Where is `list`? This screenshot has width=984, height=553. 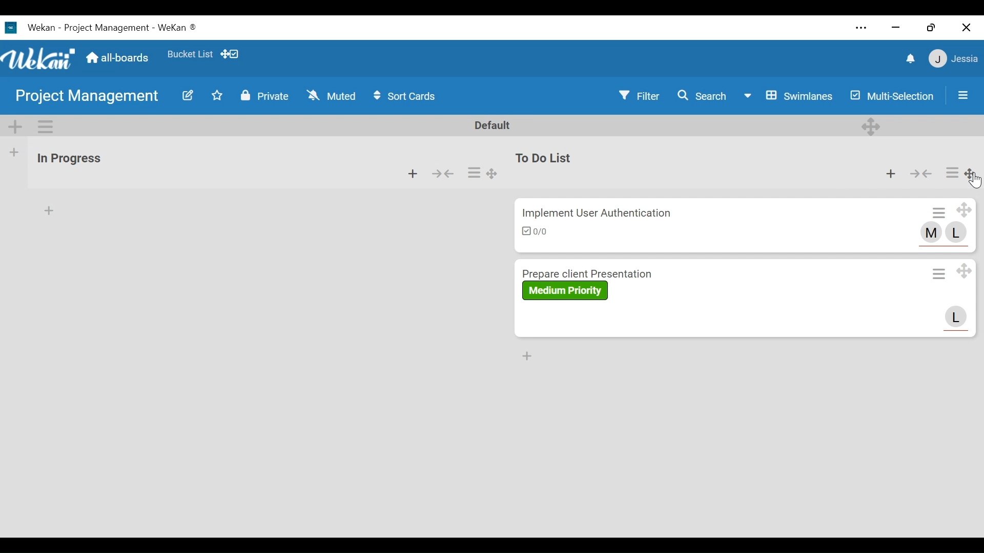
list is located at coordinates (654, 166).